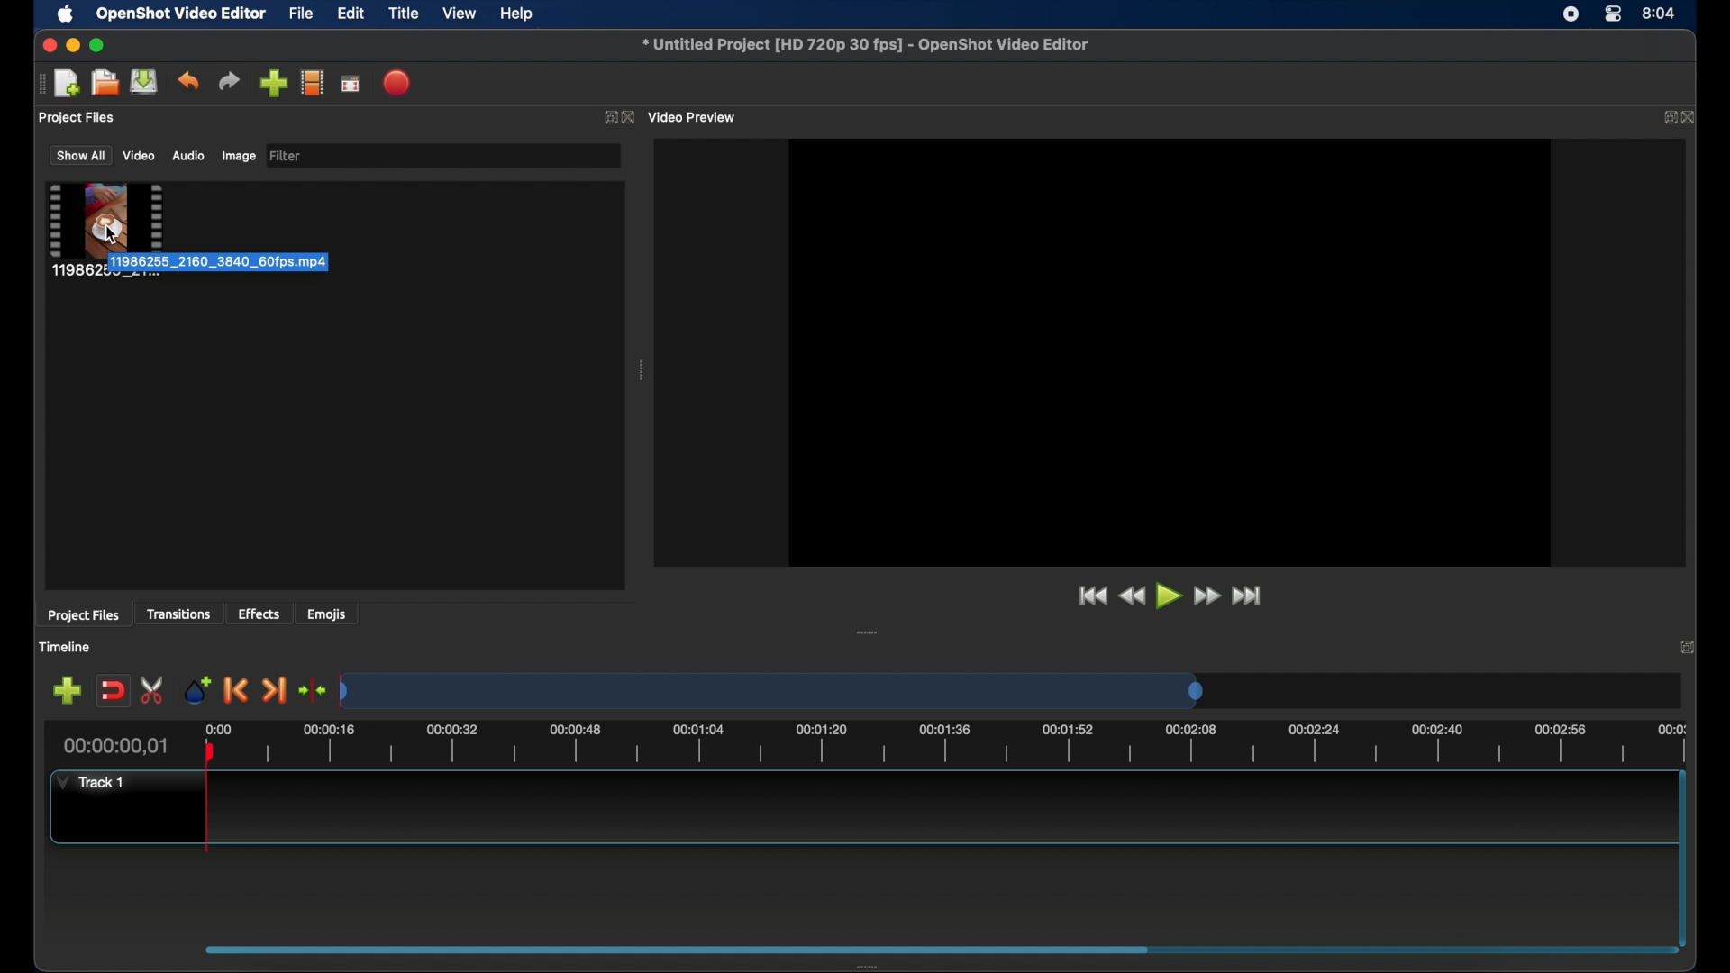 The height and width of the screenshot is (973, 1730). What do you see at coordinates (1167, 596) in the screenshot?
I see `play ` at bounding box center [1167, 596].